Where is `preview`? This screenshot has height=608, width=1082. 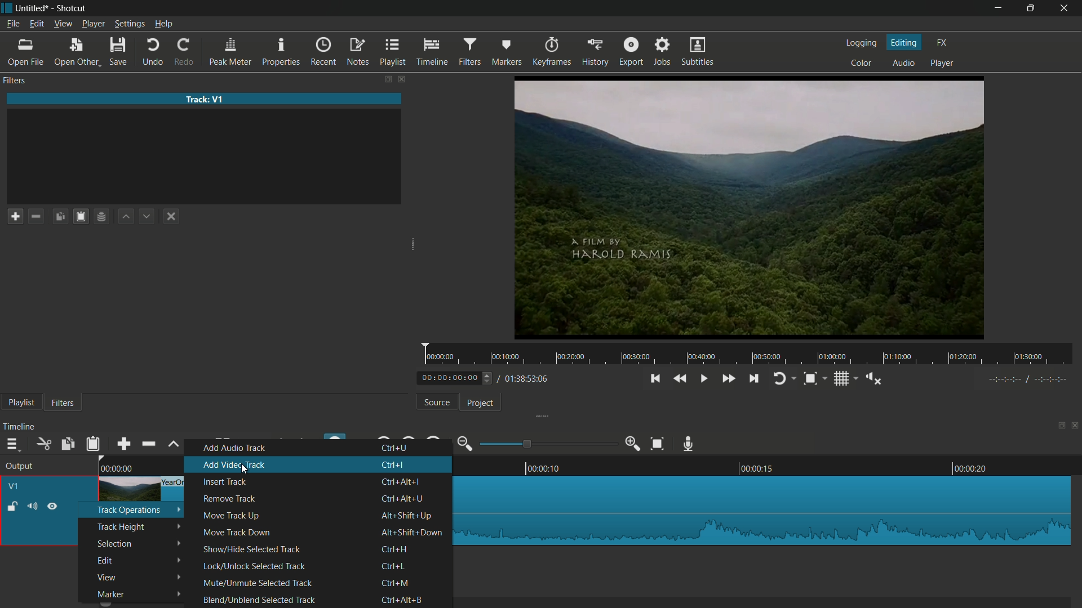 preview is located at coordinates (751, 207).